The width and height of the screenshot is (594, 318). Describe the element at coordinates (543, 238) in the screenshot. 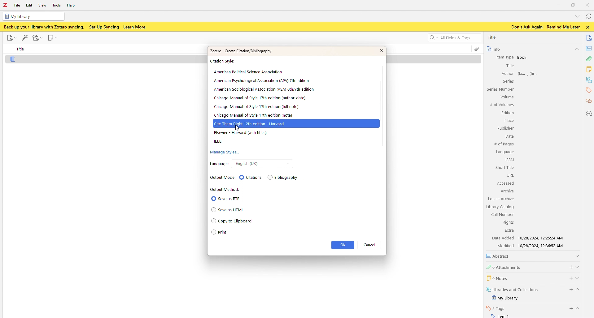

I see `10/28/2024, 12:25:24 AM` at that location.